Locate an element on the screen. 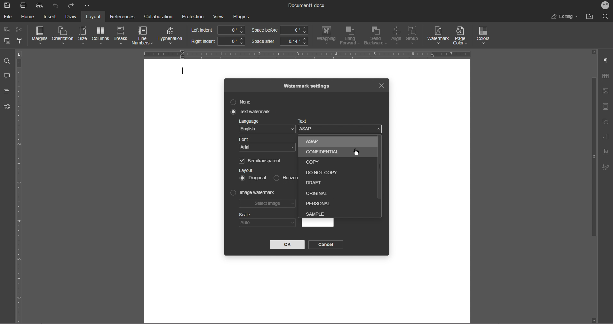  Cut is located at coordinates (20, 30).